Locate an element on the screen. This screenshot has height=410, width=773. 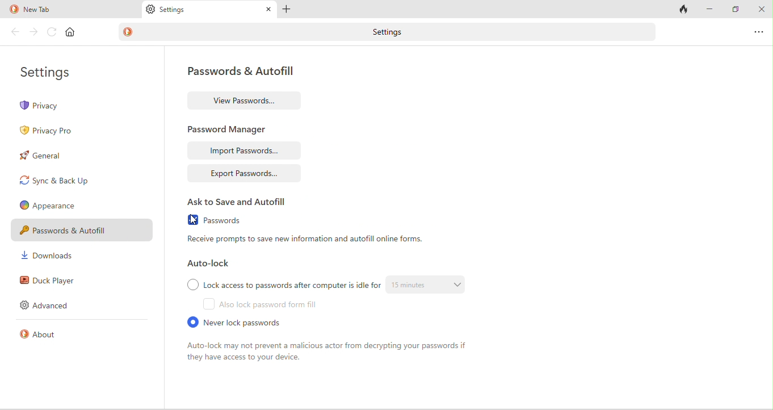
privacy is located at coordinates (53, 106).